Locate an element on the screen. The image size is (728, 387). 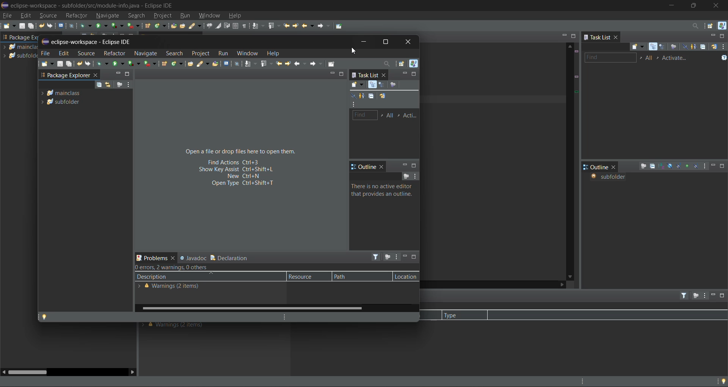
hide completed tasks is located at coordinates (353, 96).